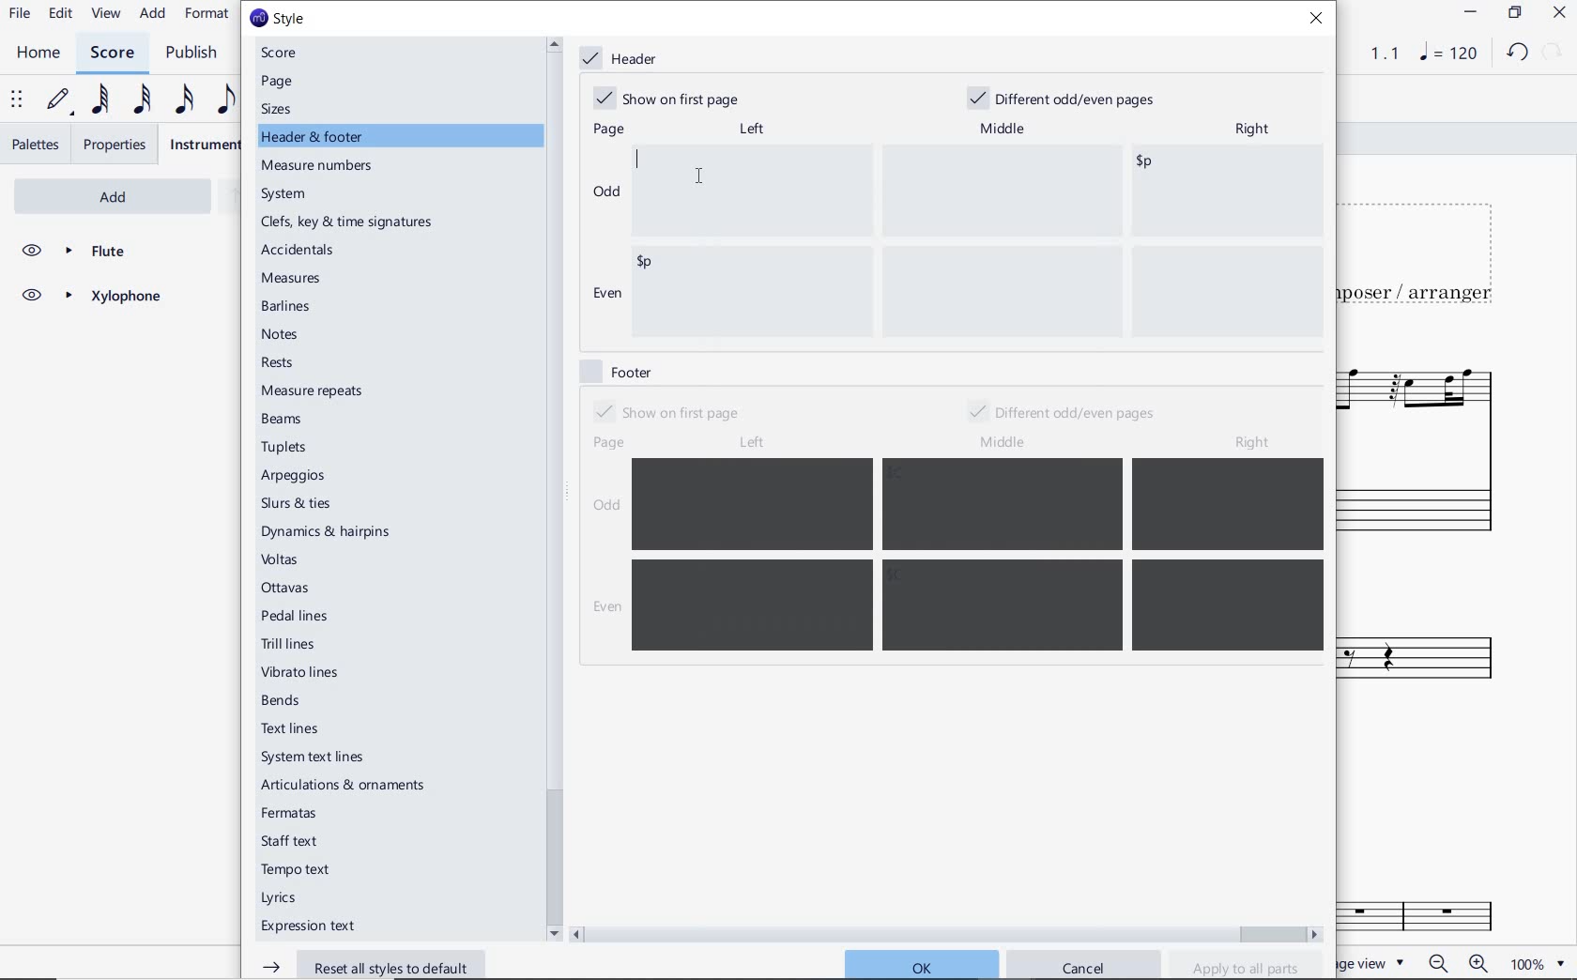 This screenshot has width=1577, height=980. Describe the element at coordinates (1084, 965) in the screenshot. I see `cancel` at that location.